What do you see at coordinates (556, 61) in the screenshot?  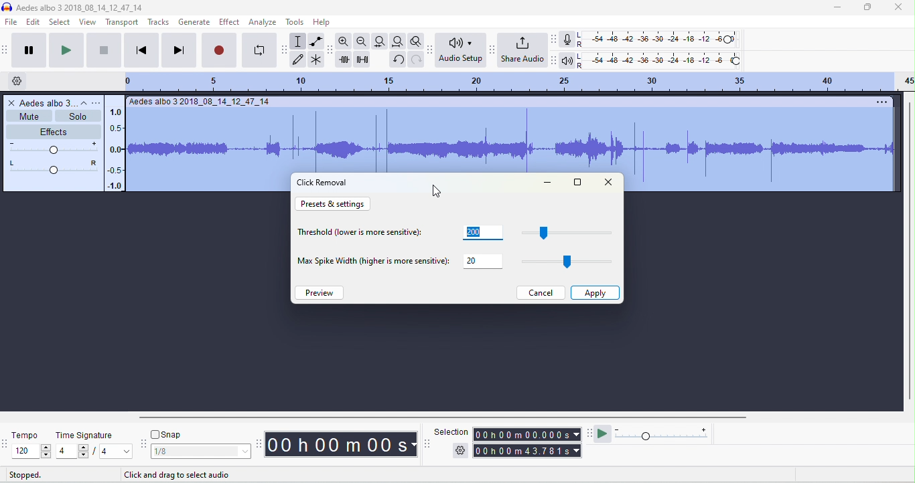 I see `playback meter toolbar` at bounding box center [556, 61].